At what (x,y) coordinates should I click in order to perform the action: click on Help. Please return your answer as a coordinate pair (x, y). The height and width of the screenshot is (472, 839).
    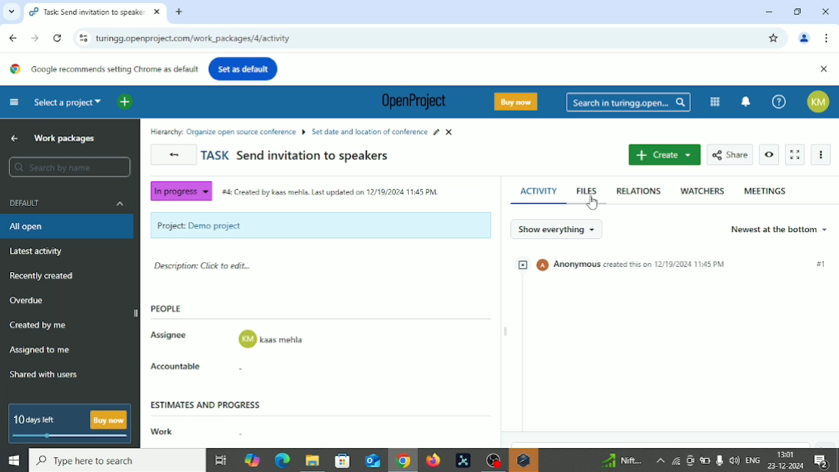
    Looking at the image, I should click on (779, 101).